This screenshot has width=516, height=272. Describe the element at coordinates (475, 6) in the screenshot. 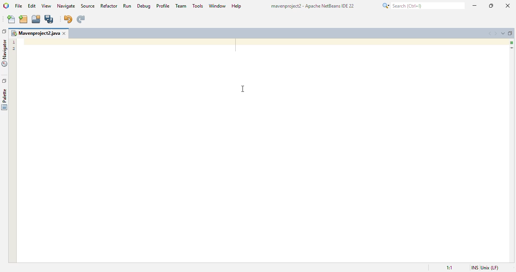

I see `minimize` at that location.